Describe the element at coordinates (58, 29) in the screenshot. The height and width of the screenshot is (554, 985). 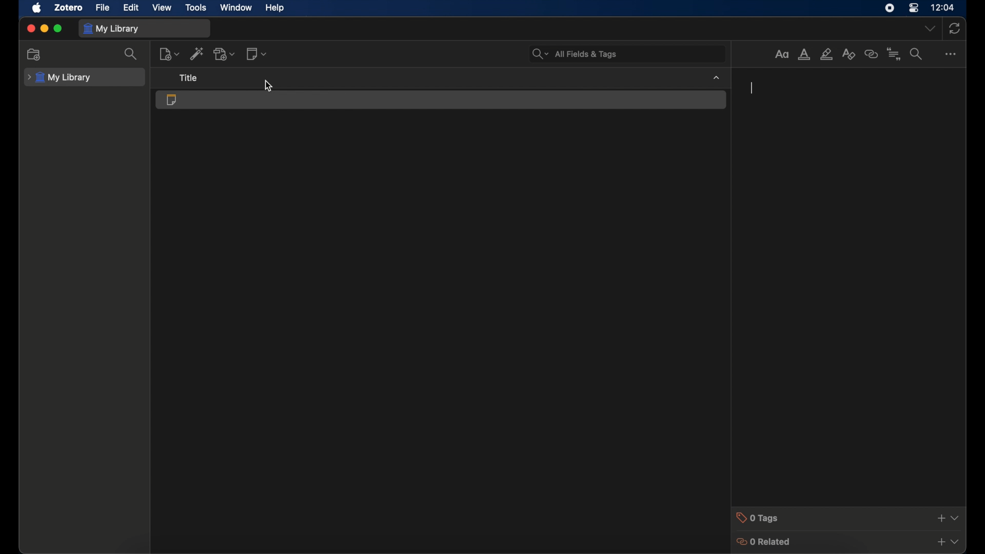
I see `maximize` at that location.